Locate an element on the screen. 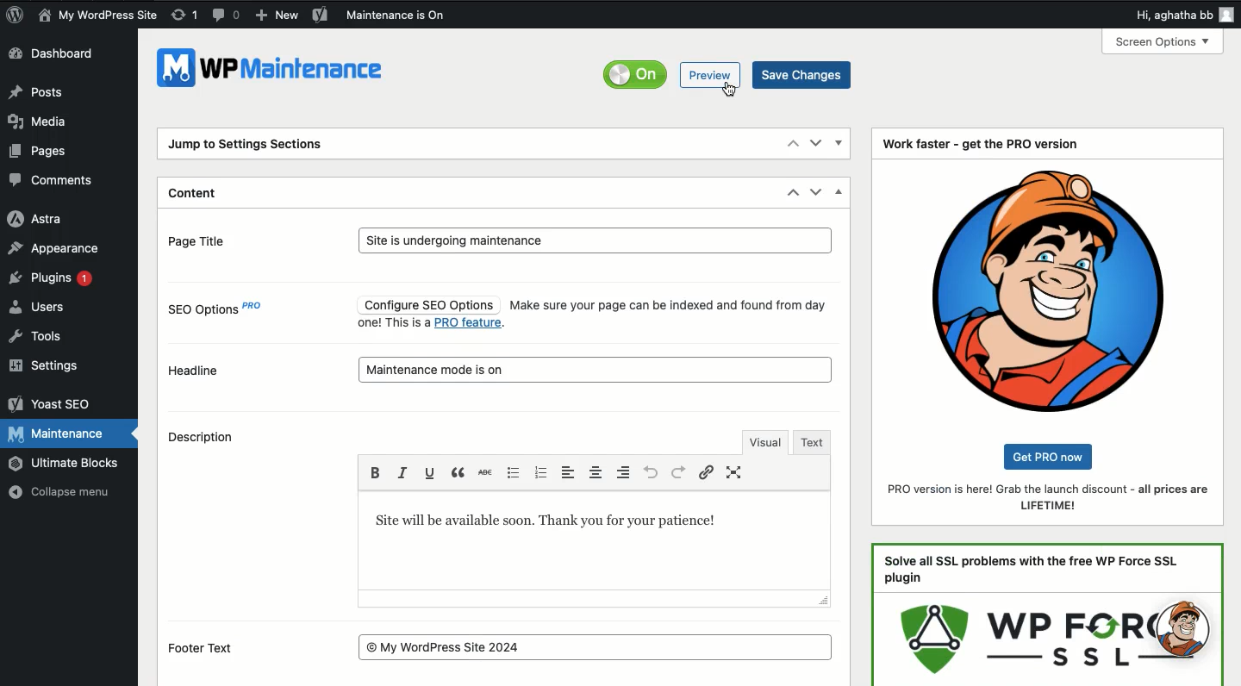 The width and height of the screenshot is (1241, 686). cursor is located at coordinates (733, 89).